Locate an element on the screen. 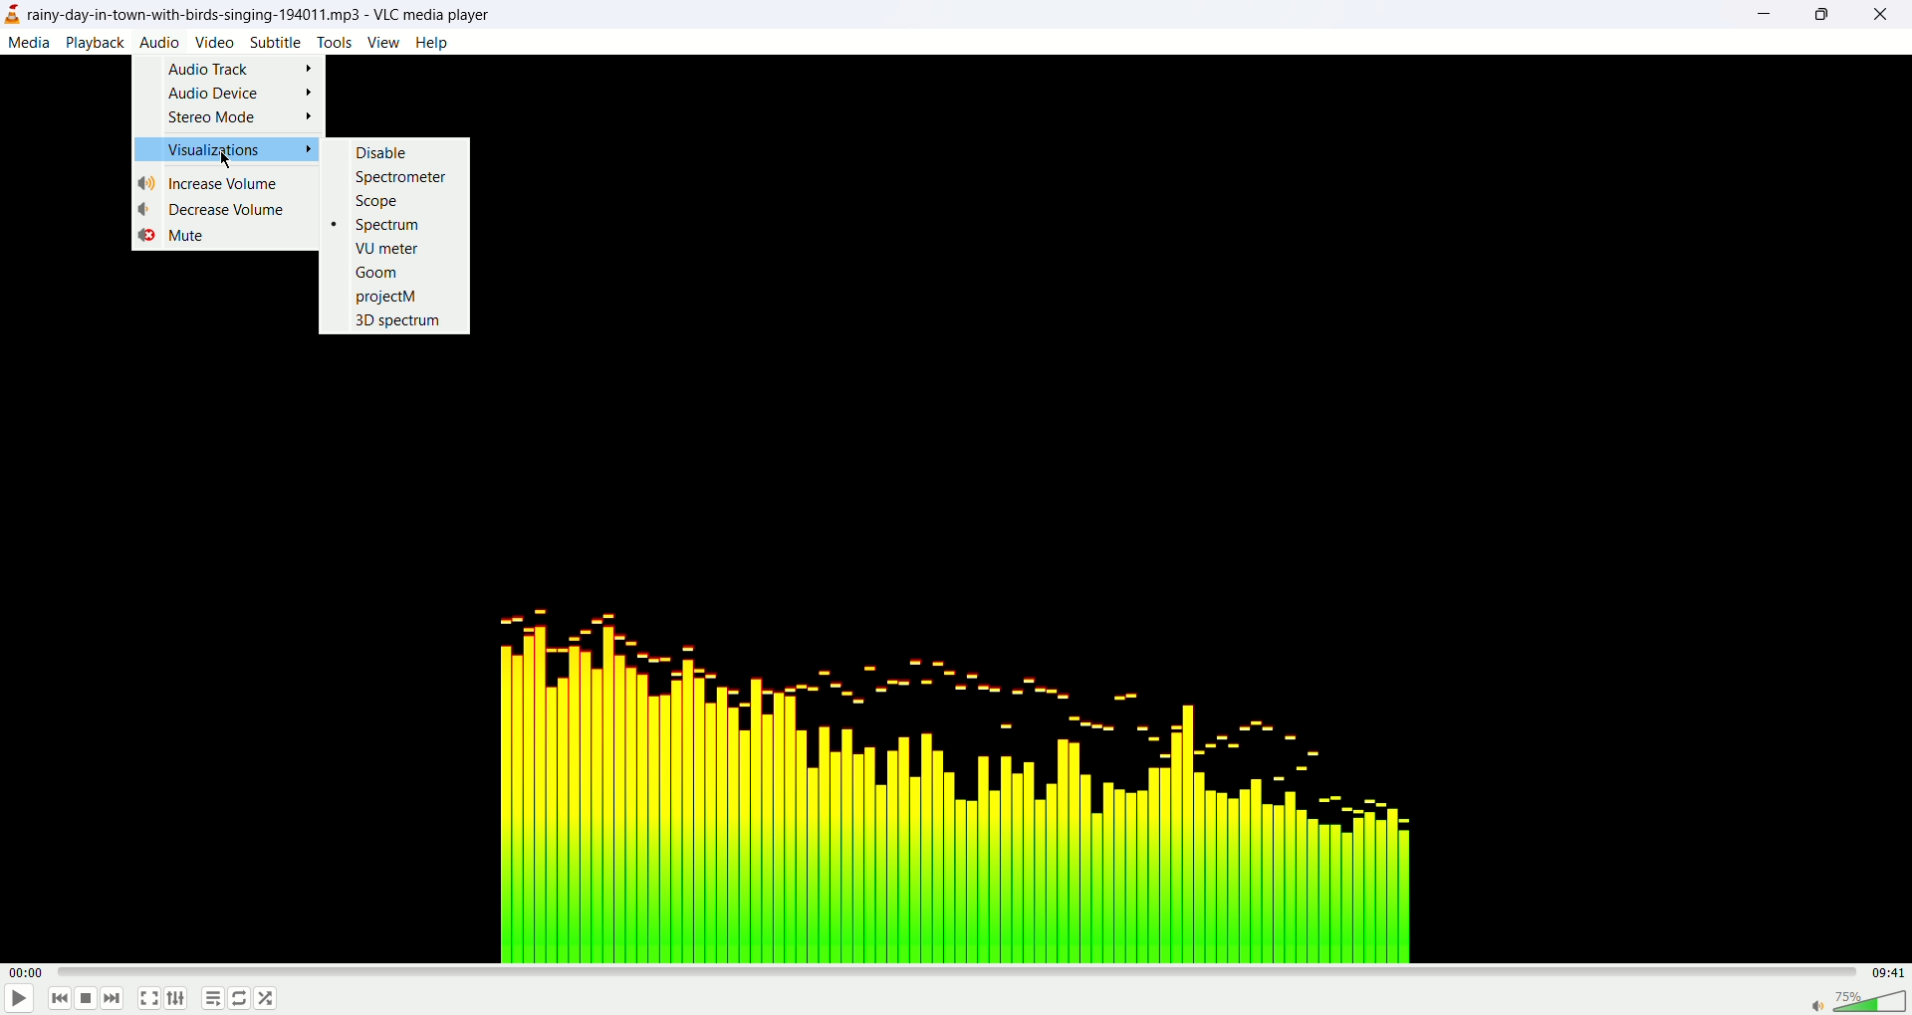 Image resolution: width=1912 pixels, height=1015 pixels. help is located at coordinates (432, 43).